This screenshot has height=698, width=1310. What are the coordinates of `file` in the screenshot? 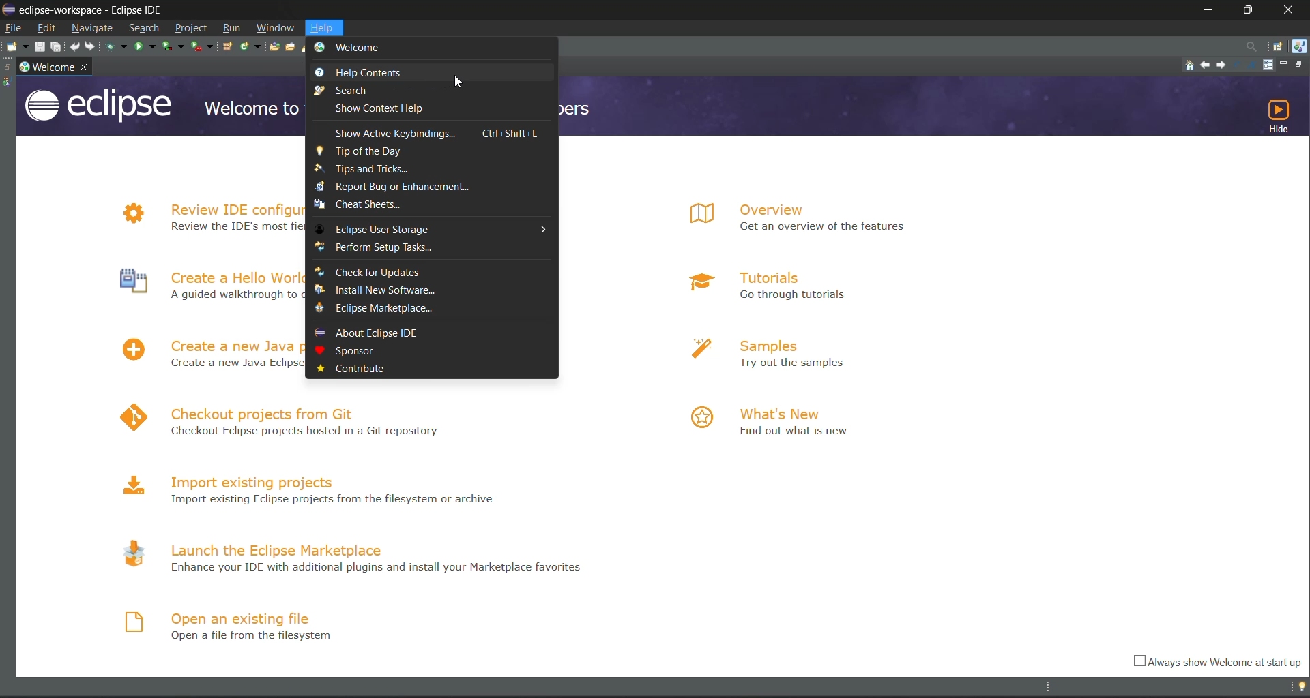 It's located at (15, 25).